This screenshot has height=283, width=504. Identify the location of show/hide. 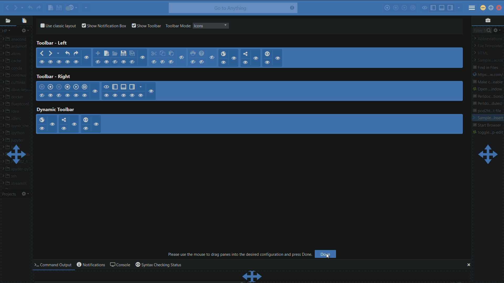
(143, 57).